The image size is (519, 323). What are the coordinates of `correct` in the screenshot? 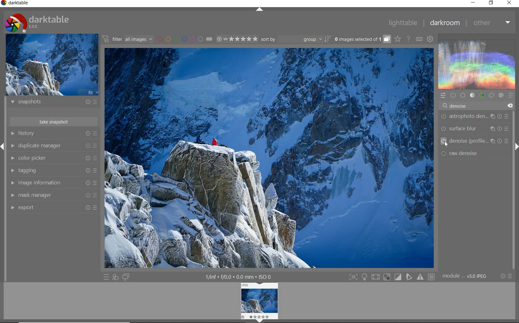 It's located at (491, 95).